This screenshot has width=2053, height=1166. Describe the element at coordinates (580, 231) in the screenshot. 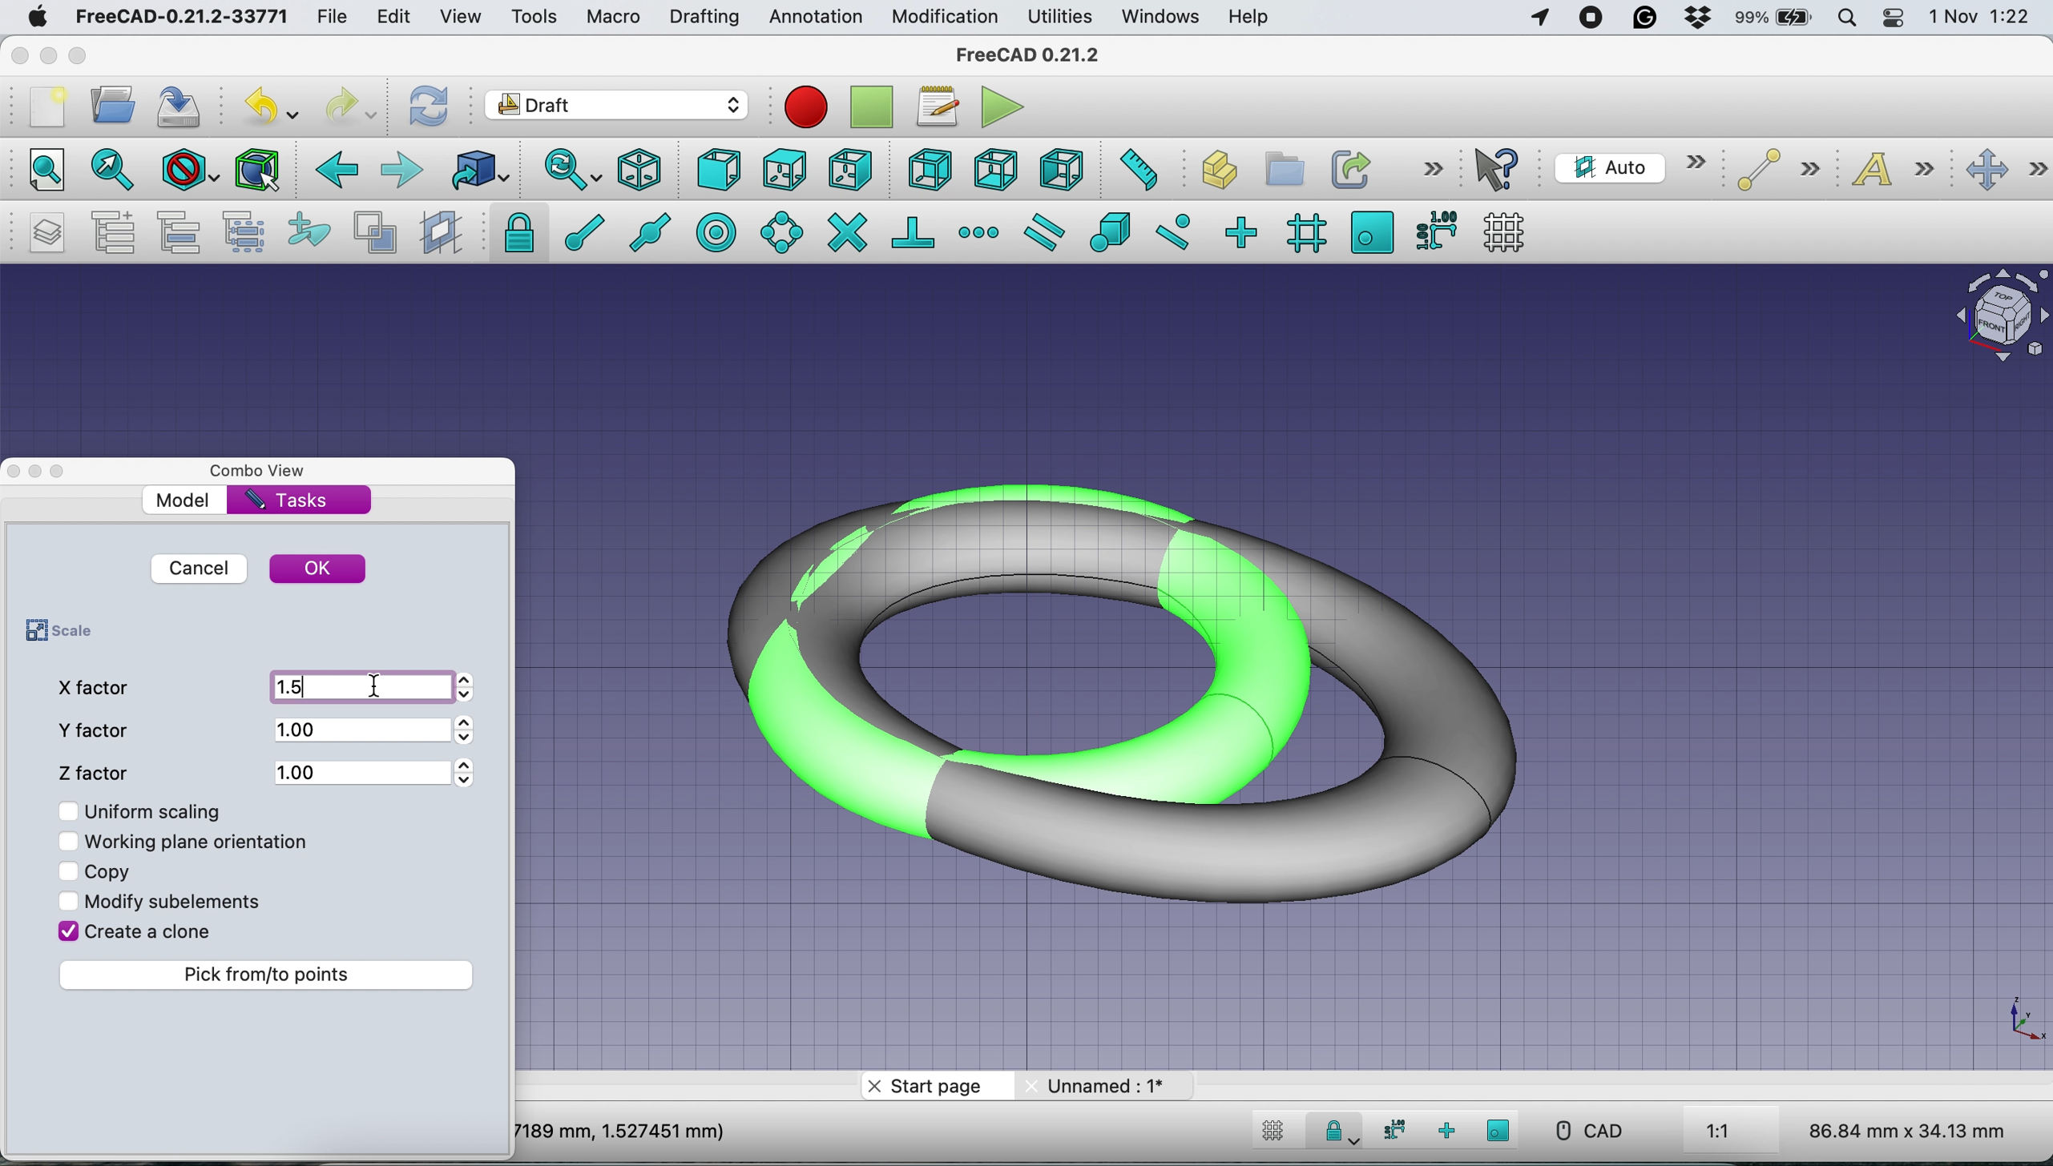

I see `snap endpoint` at that location.